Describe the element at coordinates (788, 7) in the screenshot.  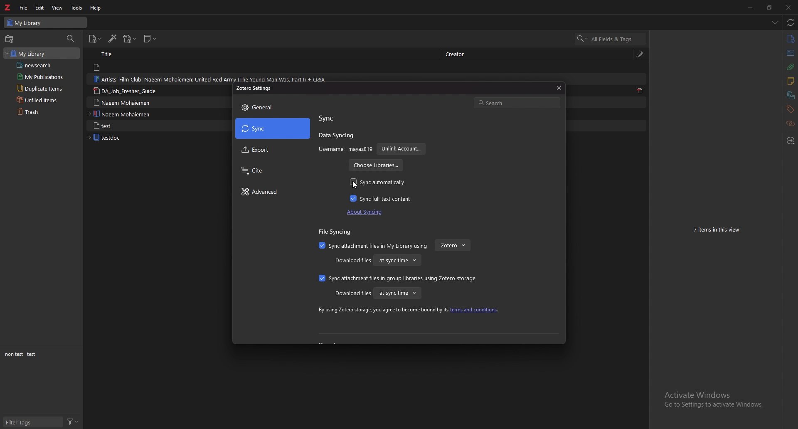
I see `close` at that location.